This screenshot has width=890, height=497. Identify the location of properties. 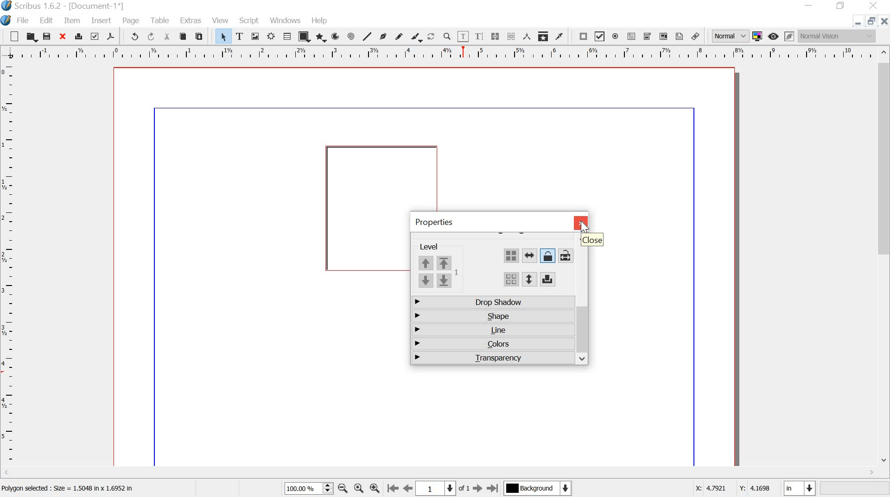
(434, 222).